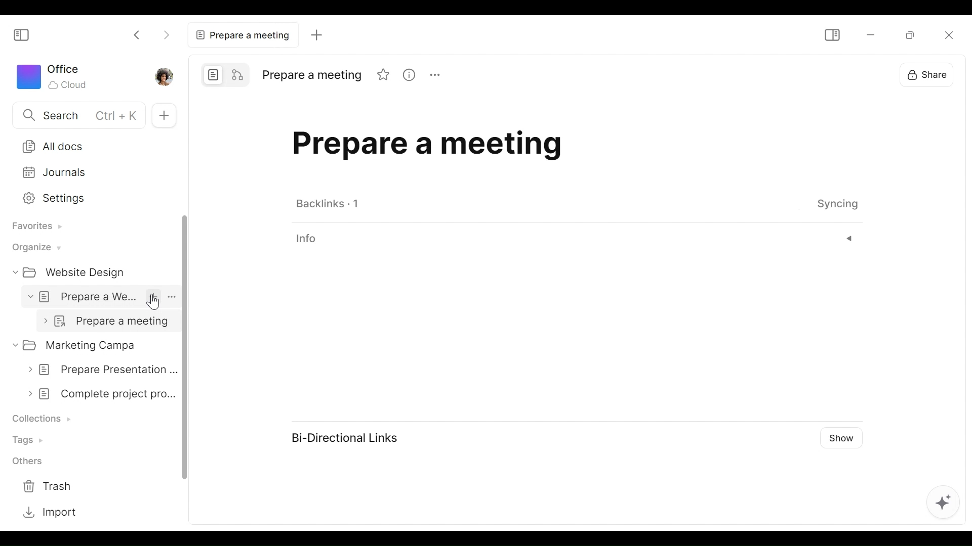 The image size is (972, 546). I want to click on Restore, so click(912, 34).